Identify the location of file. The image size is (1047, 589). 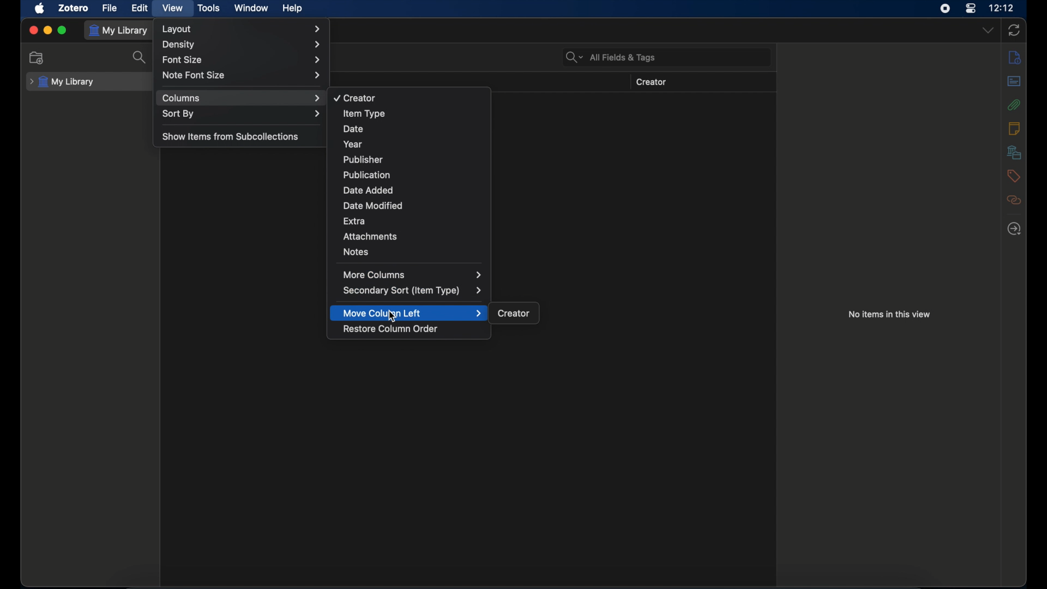
(110, 8).